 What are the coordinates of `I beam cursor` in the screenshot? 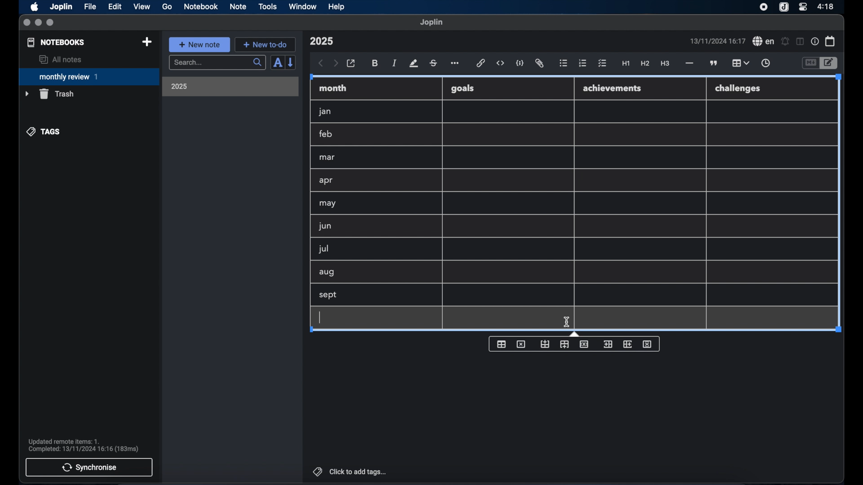 It's located at (567, 322).